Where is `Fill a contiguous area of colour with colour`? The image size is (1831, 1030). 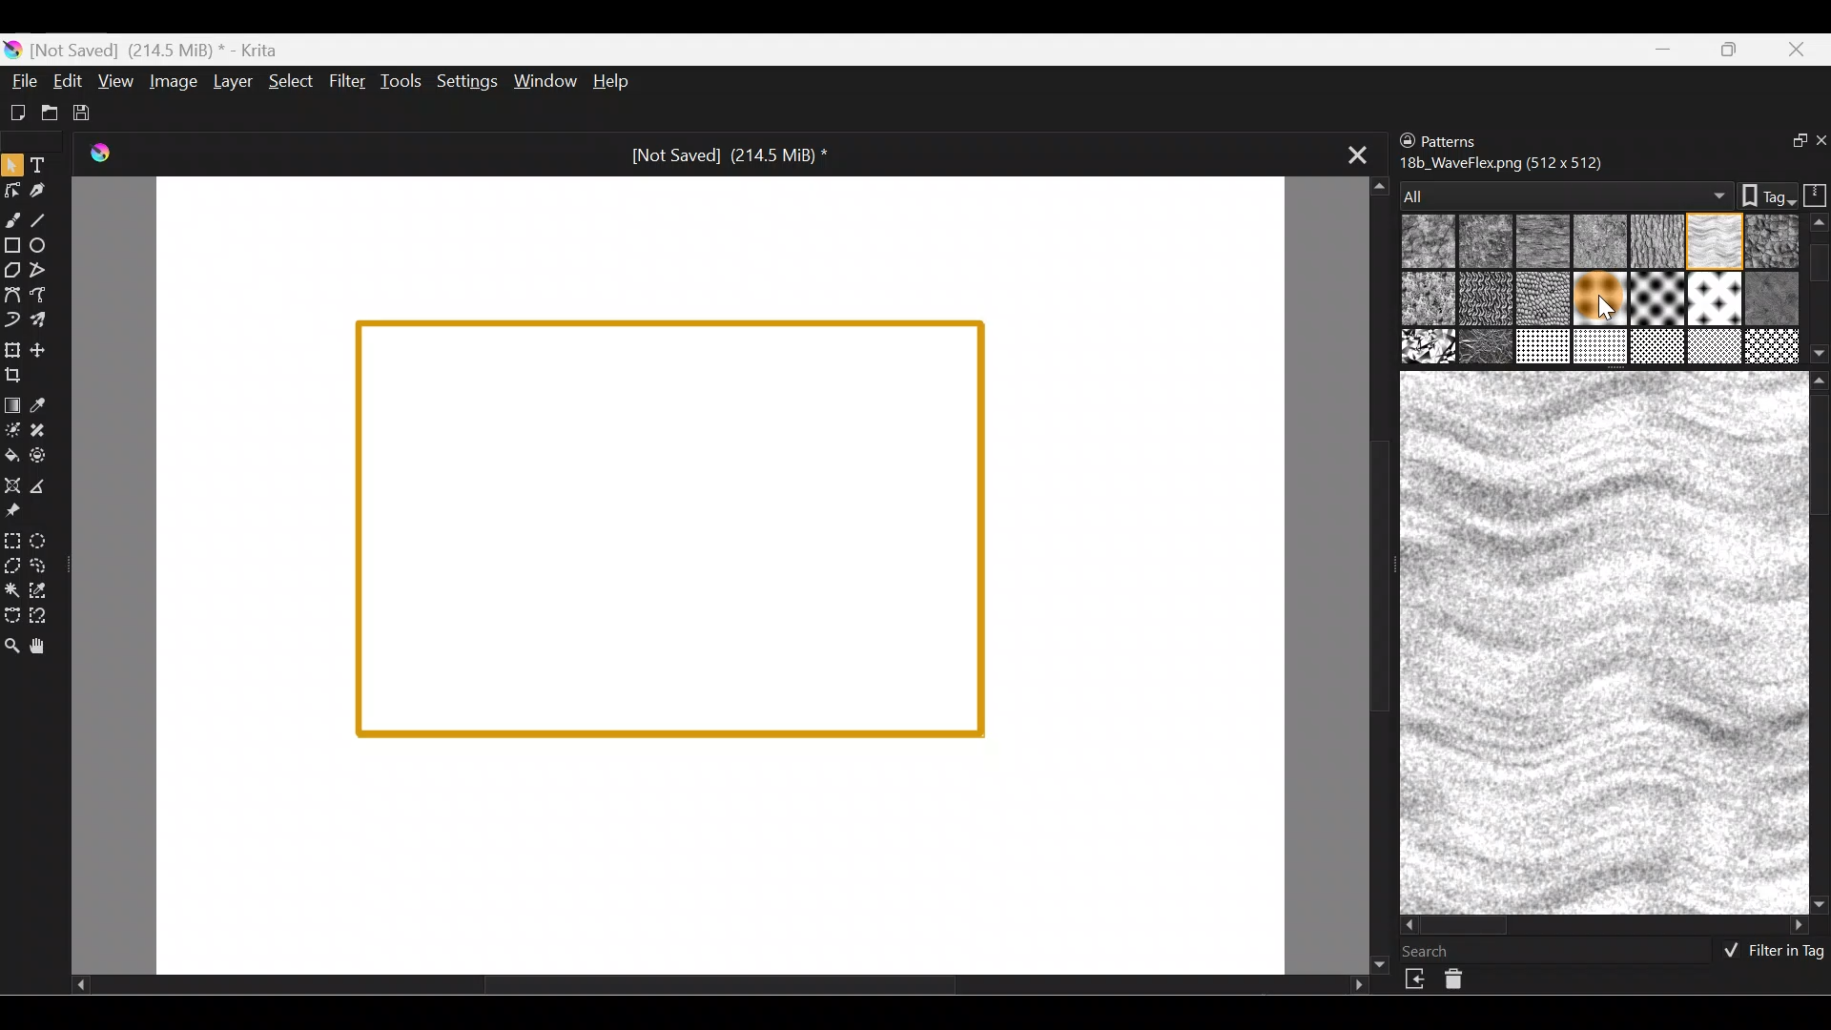
Fill a contiguous area of colour with colour is located at coordinates (12, 455).